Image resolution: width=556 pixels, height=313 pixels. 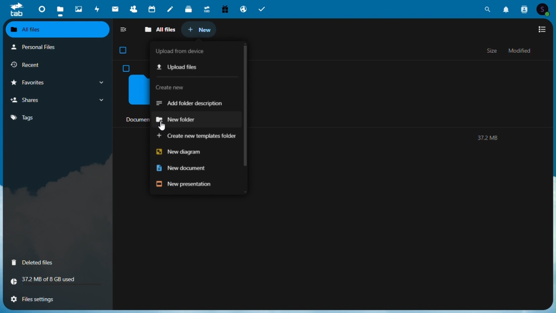 What do you see at coordinates (226, 8) in the screenshot?
I see `Free trial` at bounding box center [226, 8].